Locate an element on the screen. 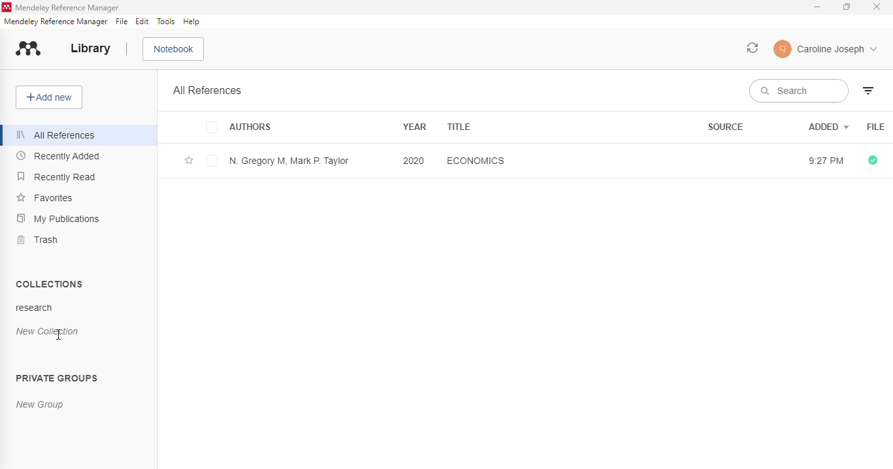  minimize is located at coordinates (818, 7).